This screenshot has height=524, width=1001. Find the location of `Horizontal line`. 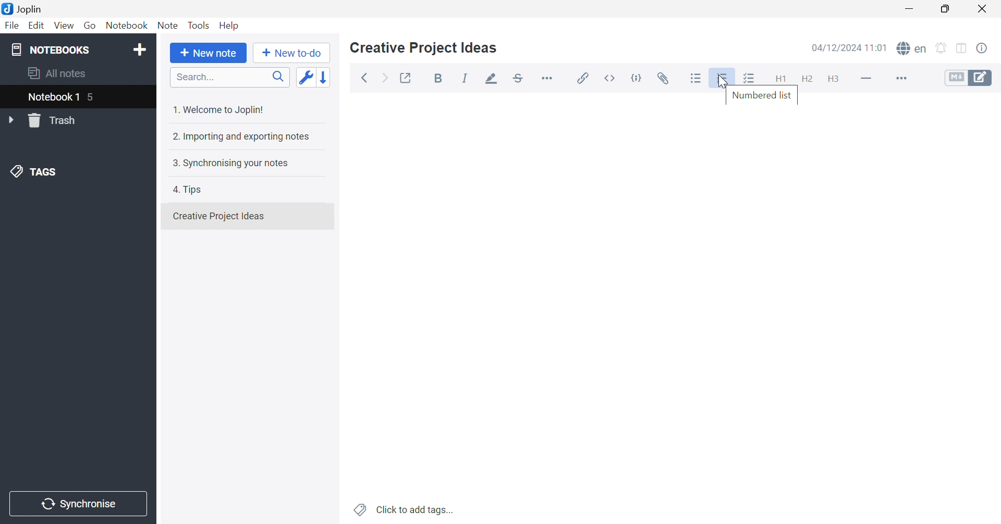

Horizontal line is located at coordinates (866, 79).